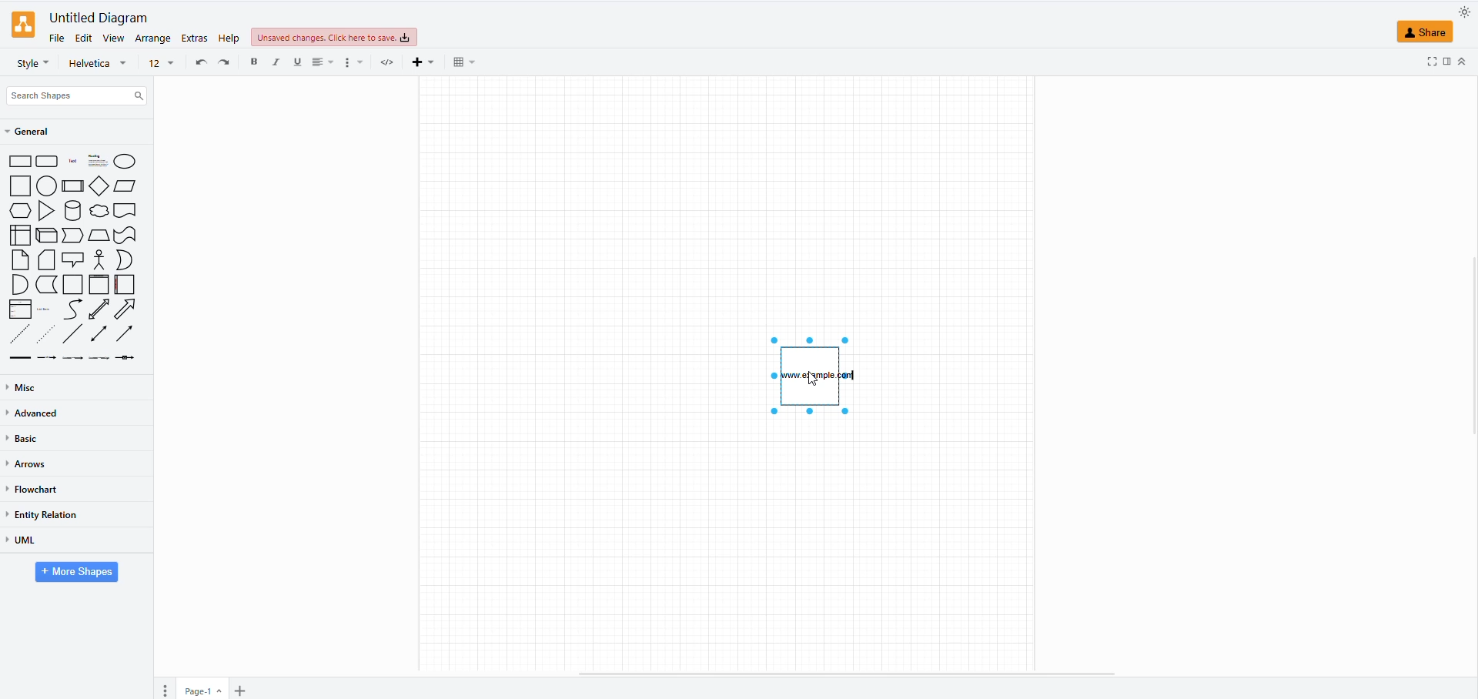 The image size is (1478, 699). I want to click on process, so click(72, 186).